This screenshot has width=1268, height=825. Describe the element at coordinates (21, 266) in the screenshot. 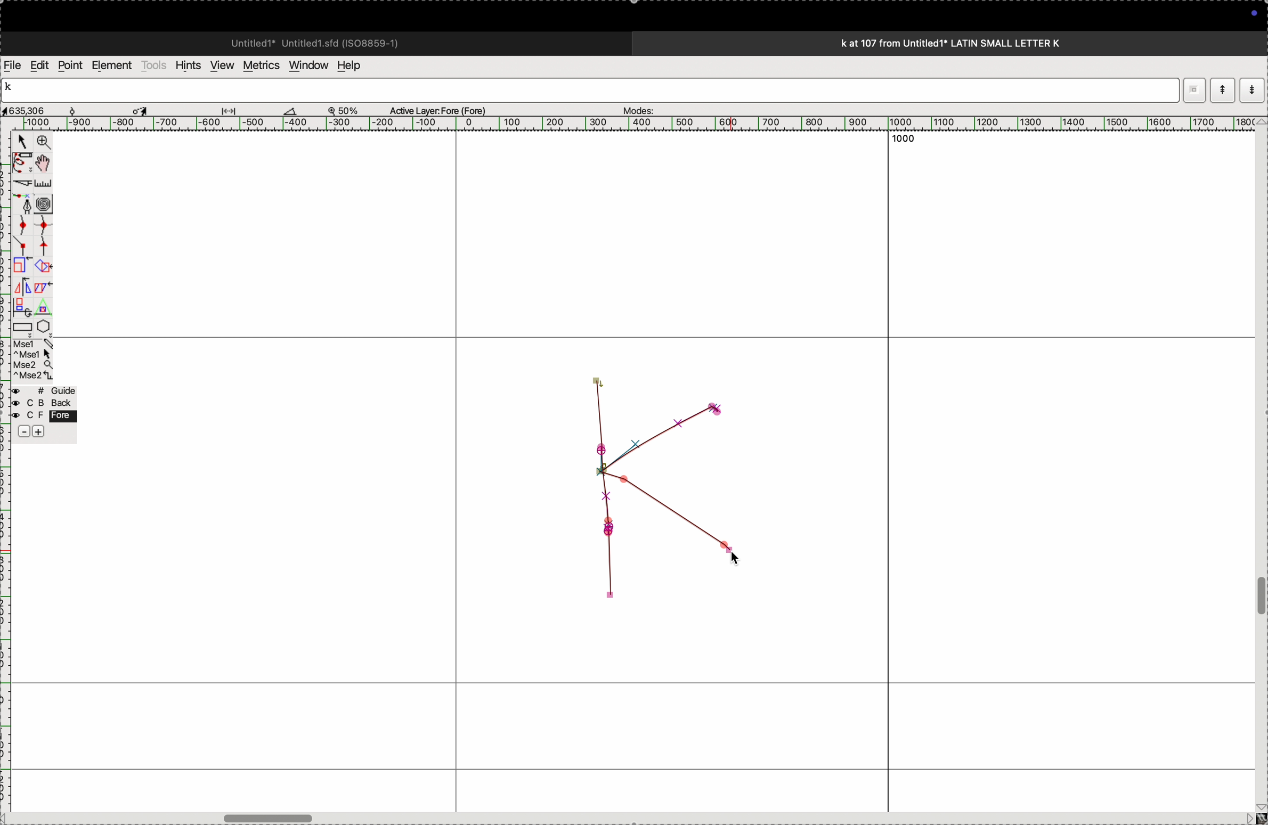

I see `clone` at that location.